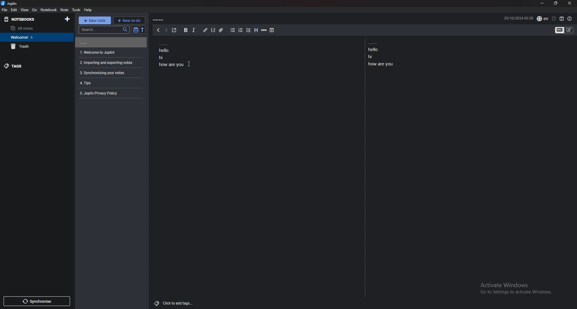  Describe the element at coordinates (110, 42) in the screenshot. I see `note` at that location.